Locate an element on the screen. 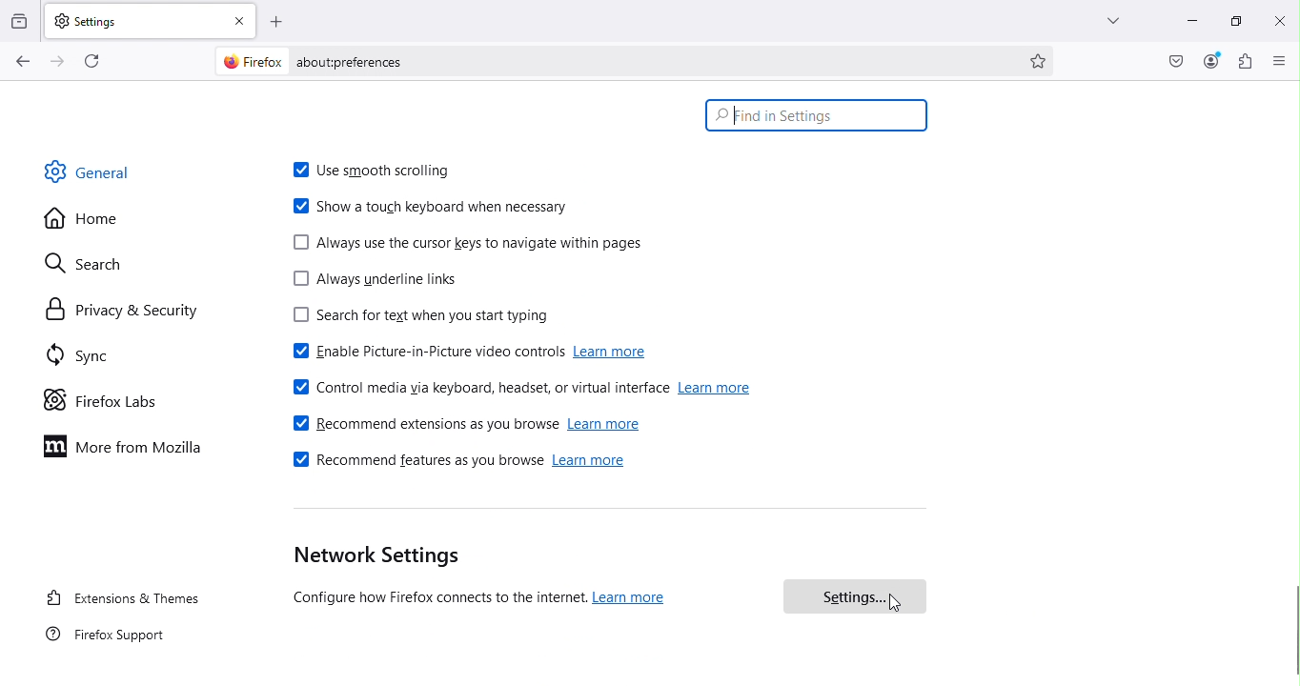  typing cursor is located at coordinates (733, 121).